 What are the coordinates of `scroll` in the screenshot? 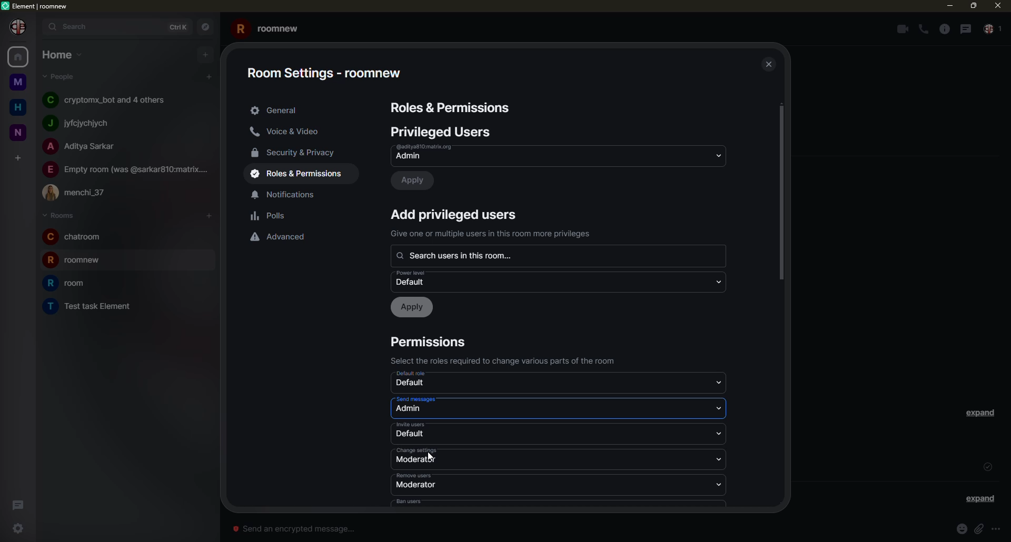 It's located at (781, 195).